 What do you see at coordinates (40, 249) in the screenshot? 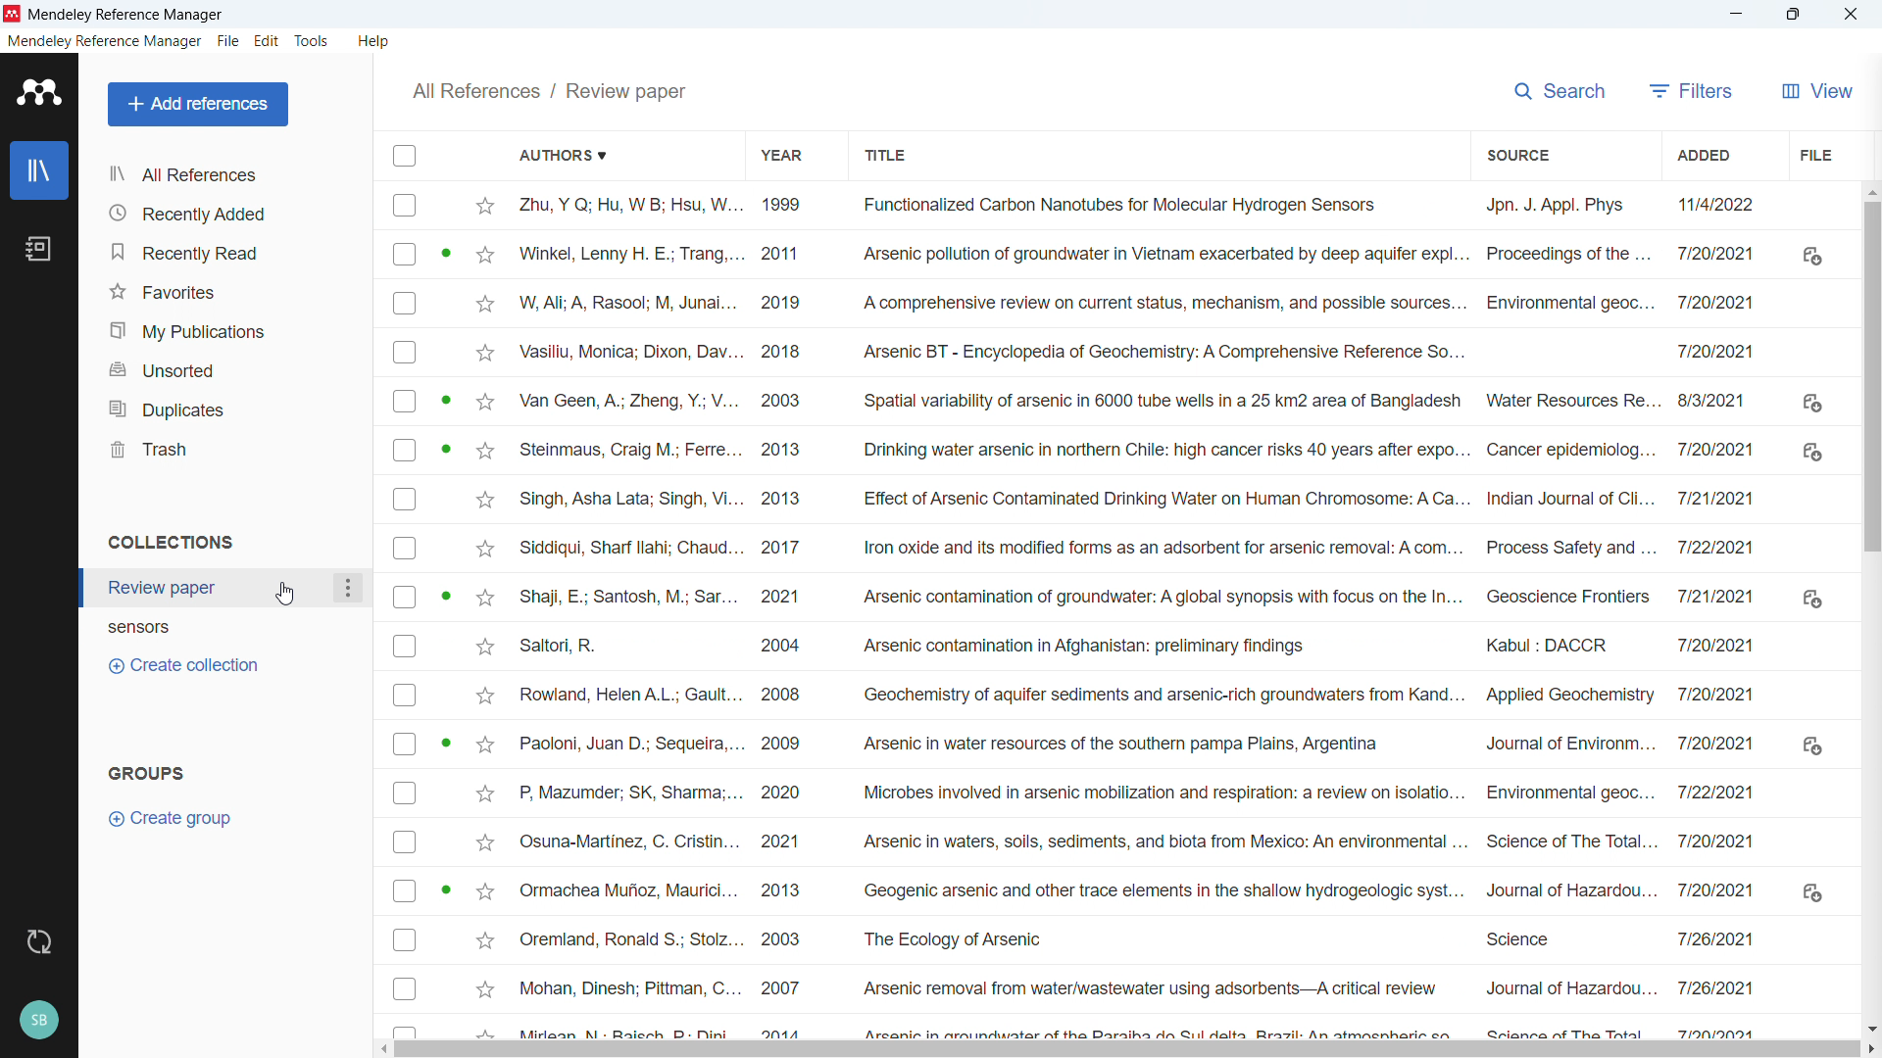
I see `Notebook ` at bounding box center [40, 249].